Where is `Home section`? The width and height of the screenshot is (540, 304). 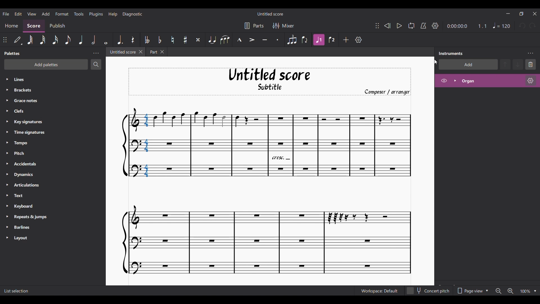
Home section is located at coordinates (11, 26).